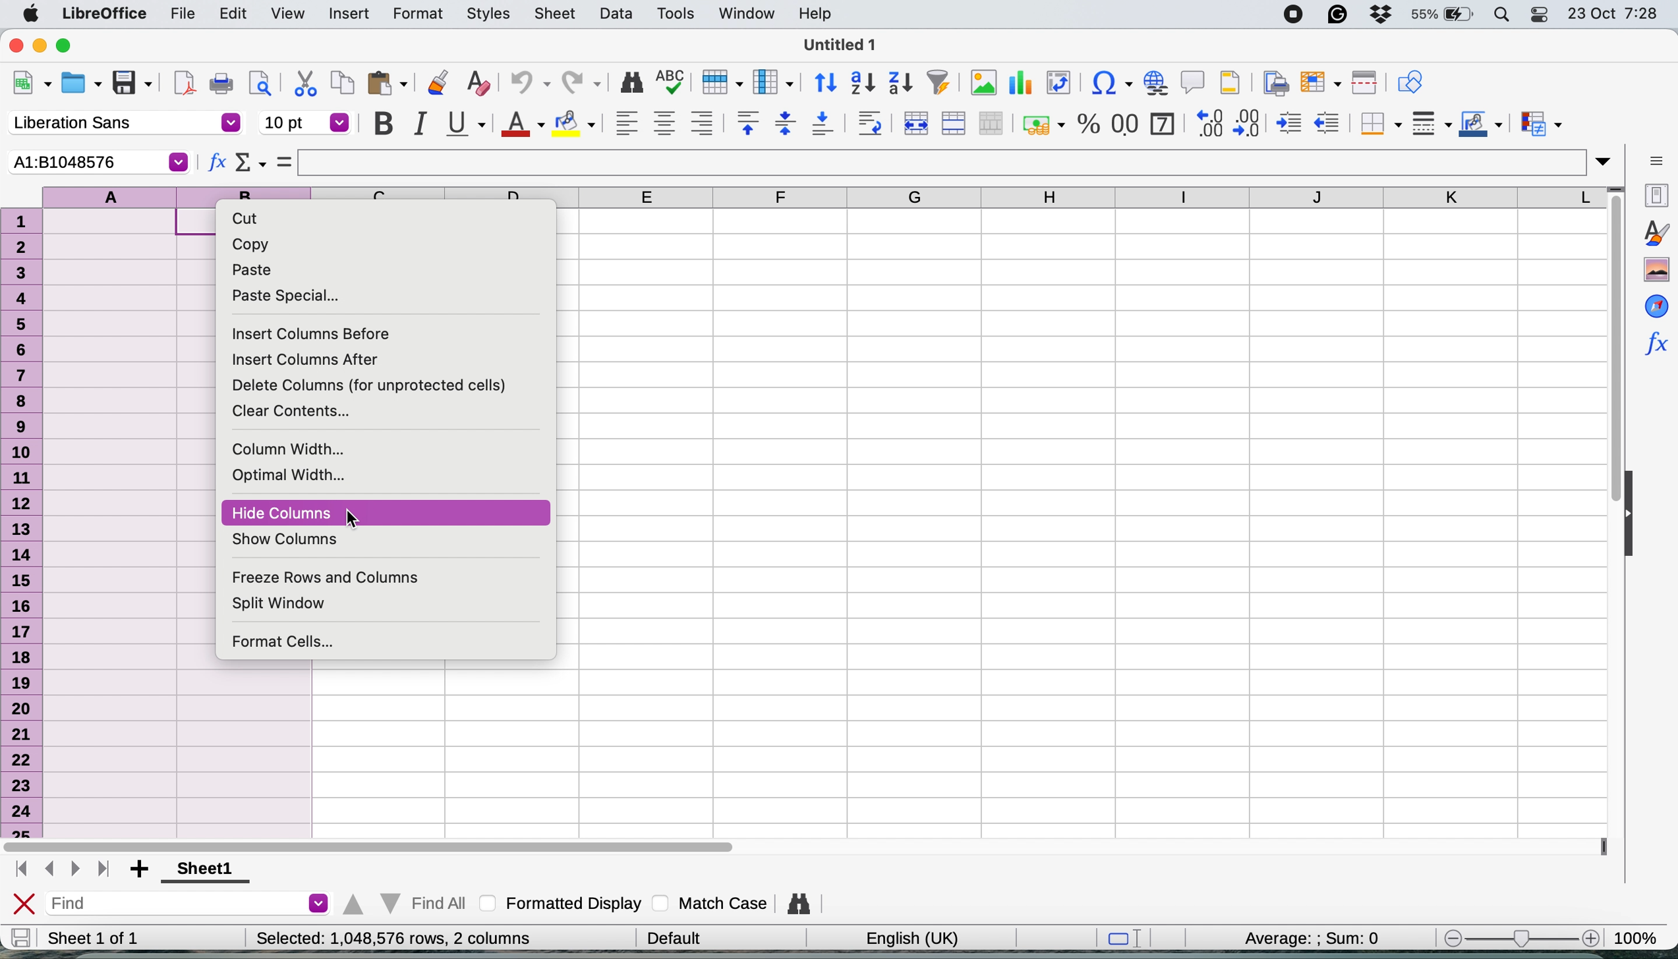 The width and height of the screenshot is (1678, 959). Describe the element at coordinates (1653, 304) in the screenshot. I see `navigator` at that location.